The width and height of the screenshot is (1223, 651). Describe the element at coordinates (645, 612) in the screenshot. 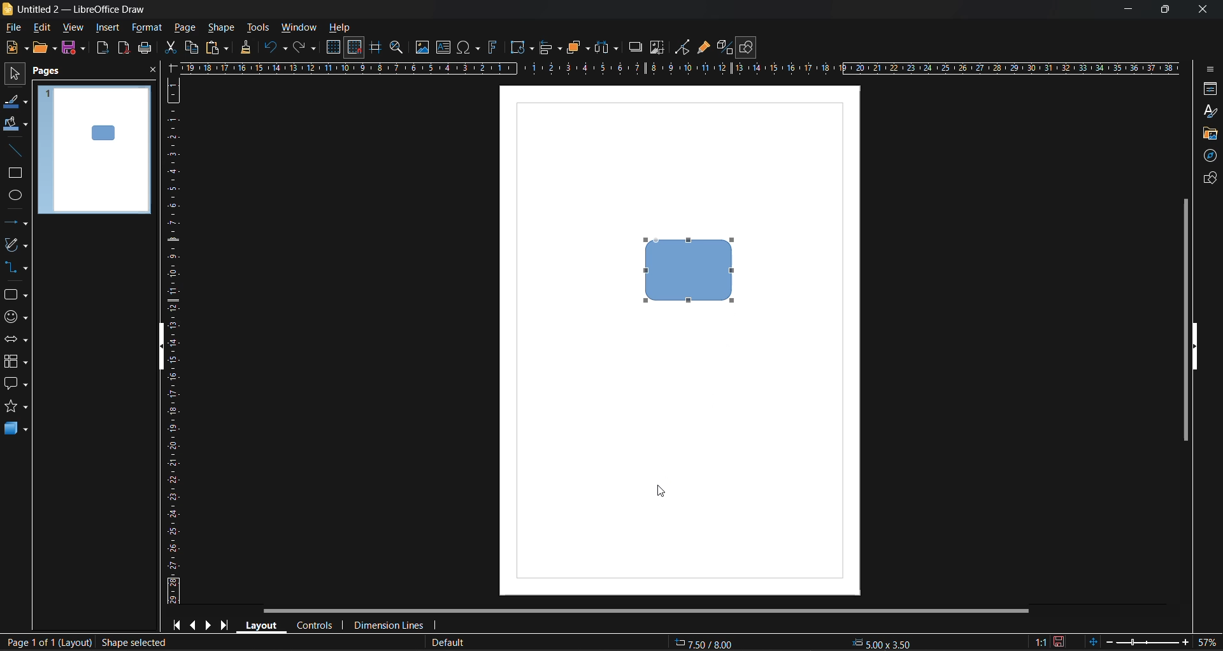

I see `horizontal scroll bar` at that location.